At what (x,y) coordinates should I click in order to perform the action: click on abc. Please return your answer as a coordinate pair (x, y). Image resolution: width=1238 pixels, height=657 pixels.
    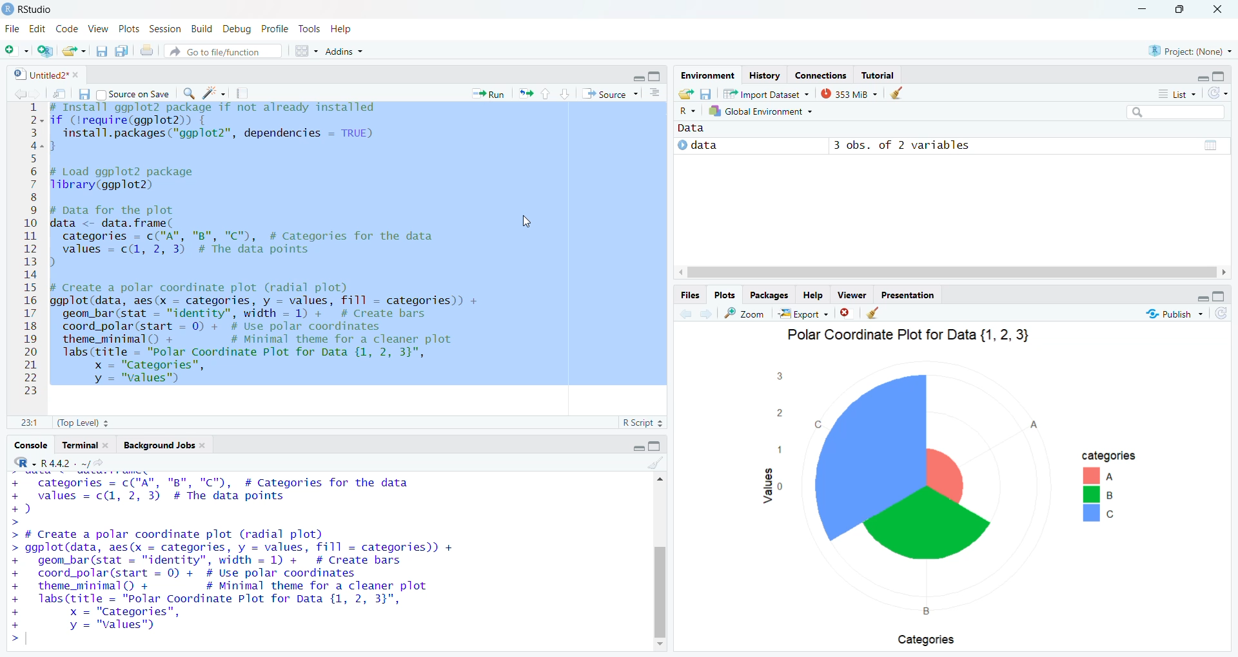
    Looking at the image, I should click on (1101, 500).